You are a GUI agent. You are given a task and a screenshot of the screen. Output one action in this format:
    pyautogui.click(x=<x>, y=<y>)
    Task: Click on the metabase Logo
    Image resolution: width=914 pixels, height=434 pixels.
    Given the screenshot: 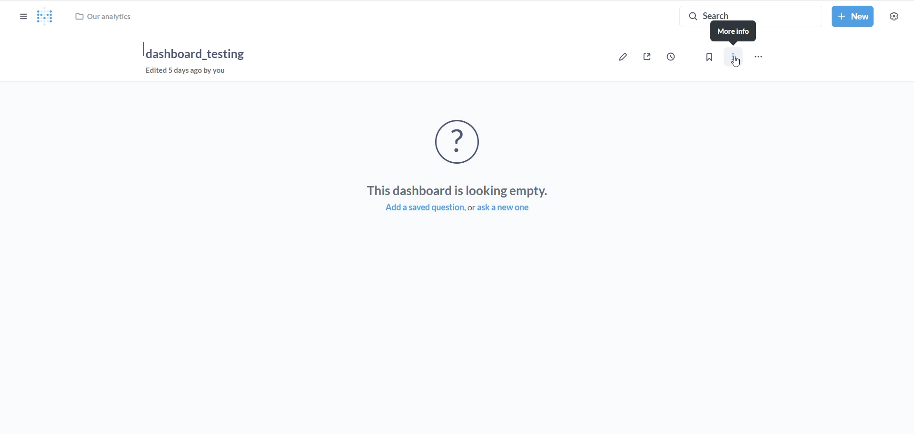 What is the action you would take?
    pyautogui.click(x=45, y=17)
    